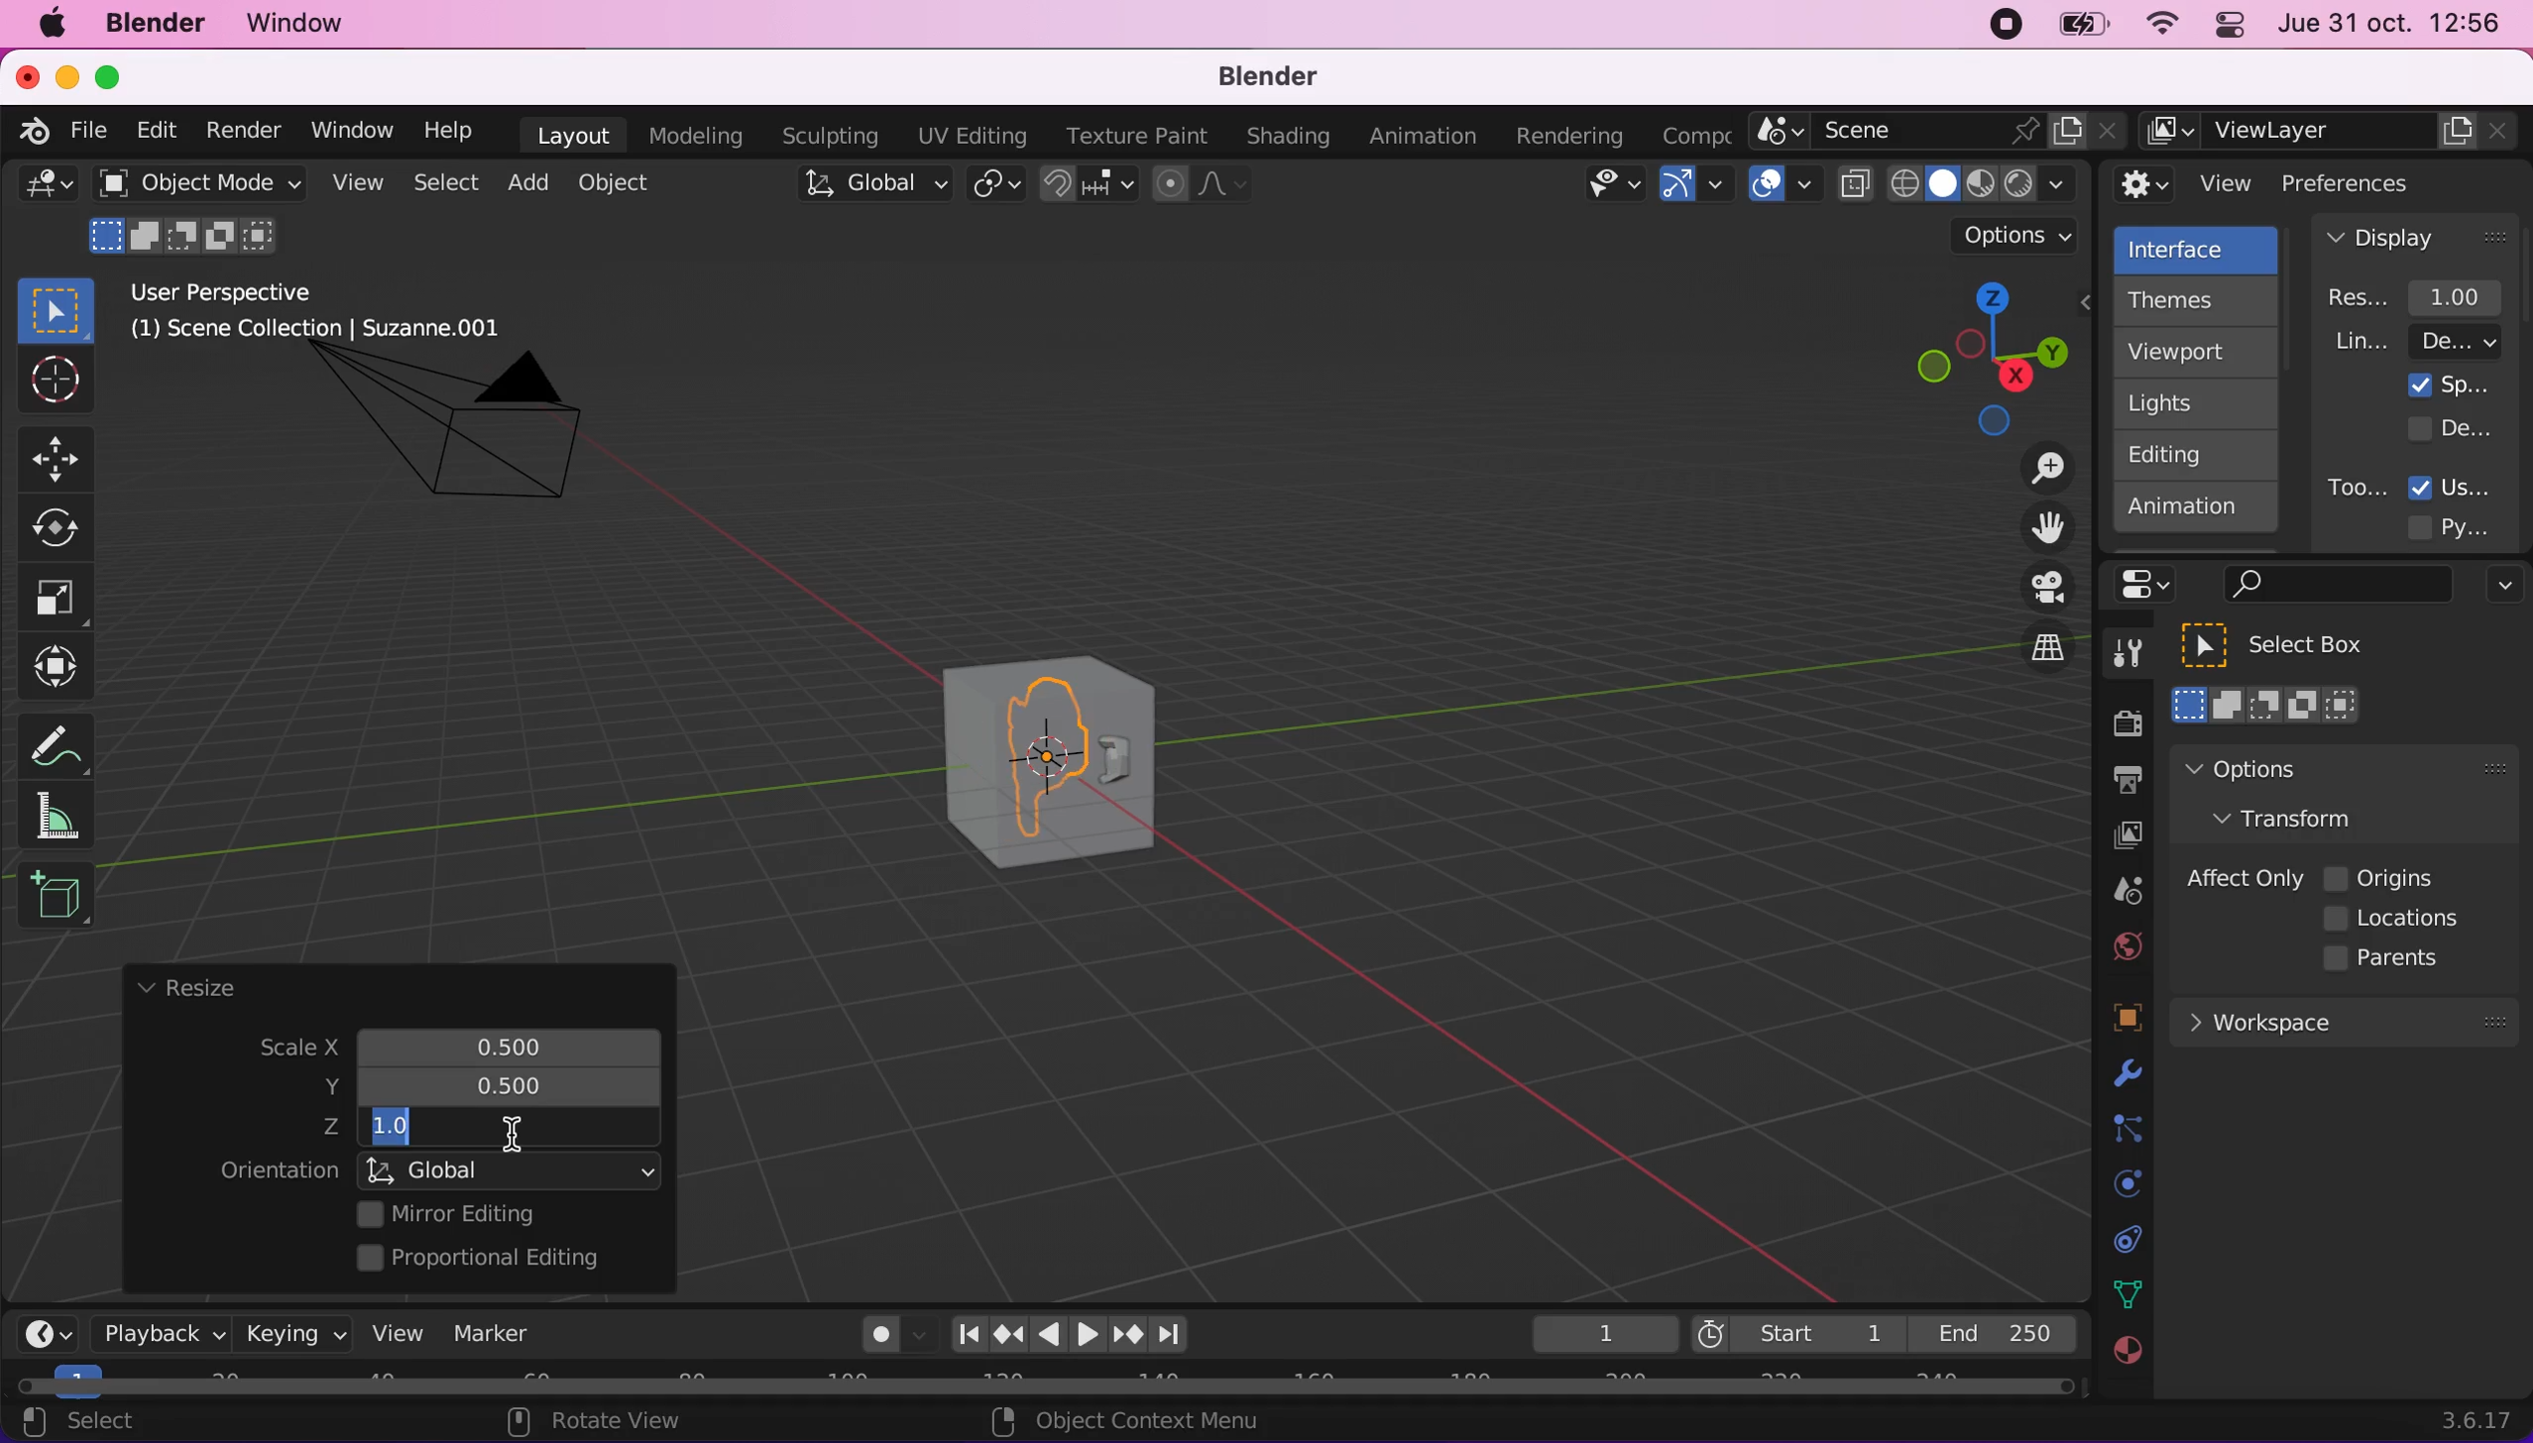 Image resolution: width=2533 pixels, height=1443 pixels. I want to click on file, so click(85, 131).